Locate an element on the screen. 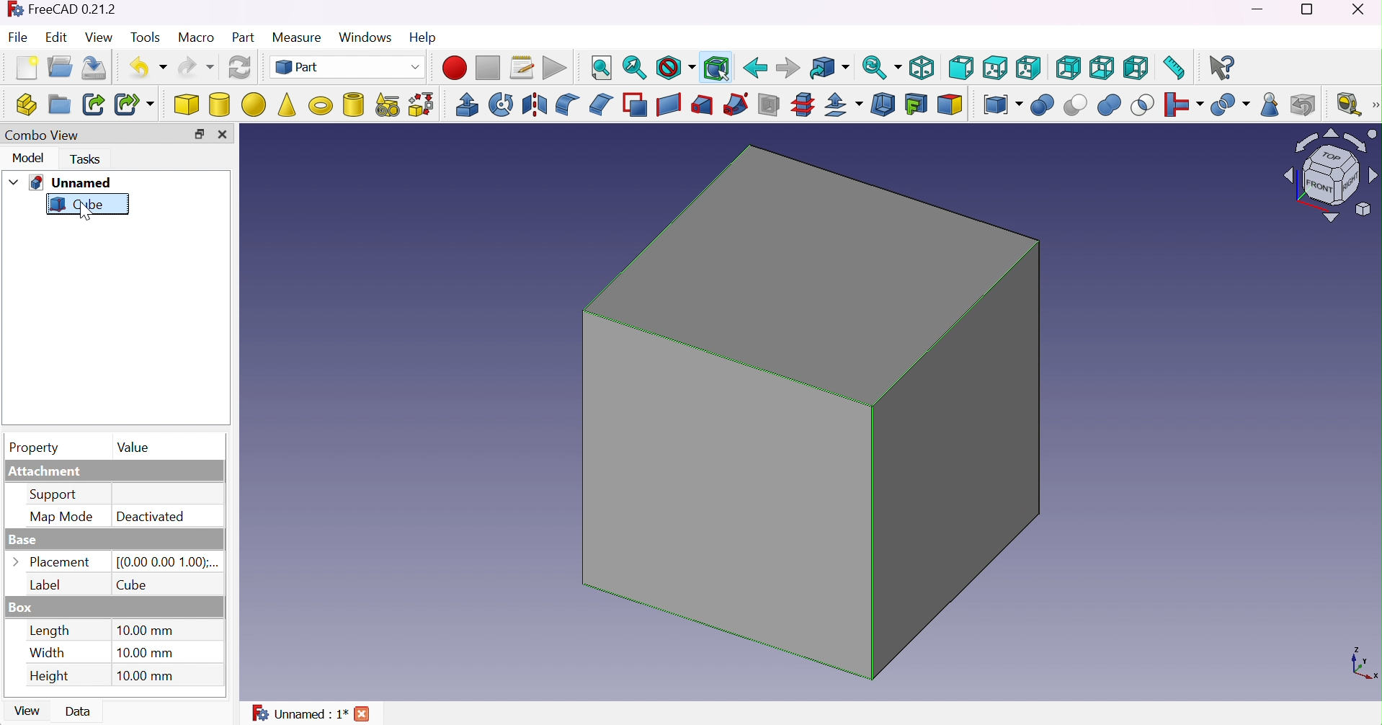 This screenshot has height=725, width=1382. Base is located at coordinates (21, 541).